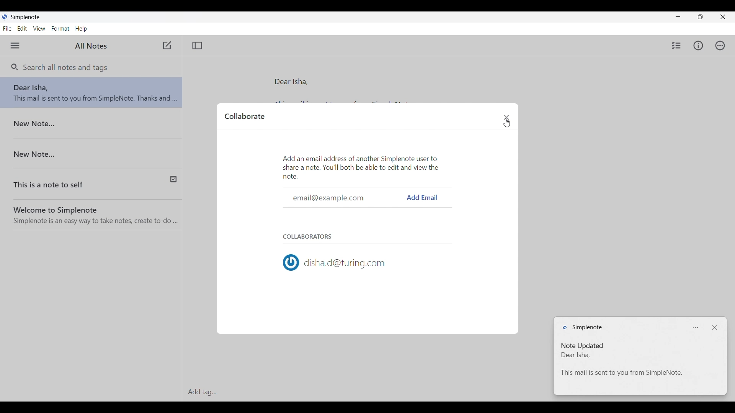 This screenshot has width=735, height=413. What do you see at coordinates (697, 327) in the screenshot?
I see `Notification settings` at bounding box center [697, 327].